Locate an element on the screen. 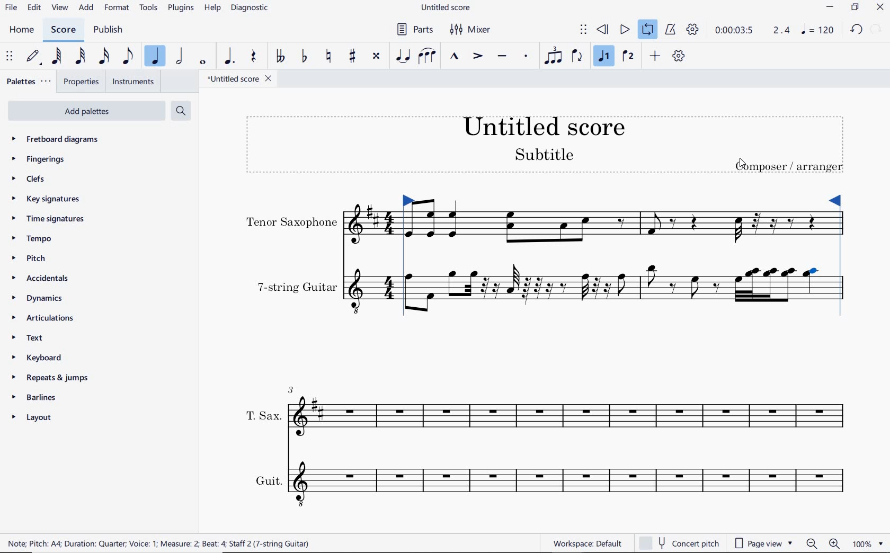  TOGGLE SHARP is located at coordinates (353, 56).